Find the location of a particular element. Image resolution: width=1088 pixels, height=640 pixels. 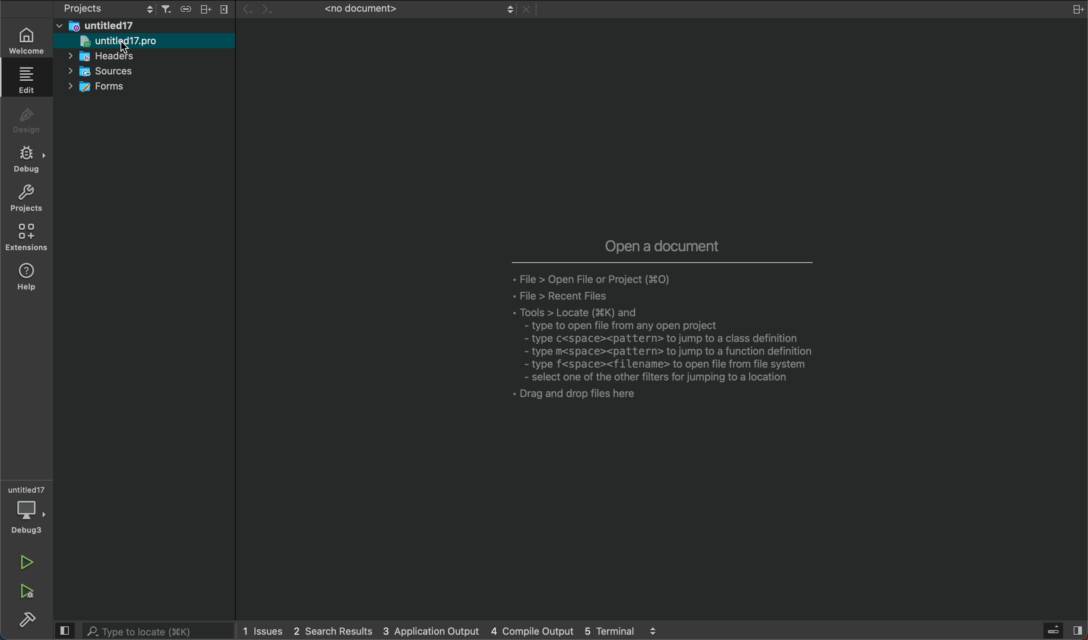

search is located at coordinates (143, 632).